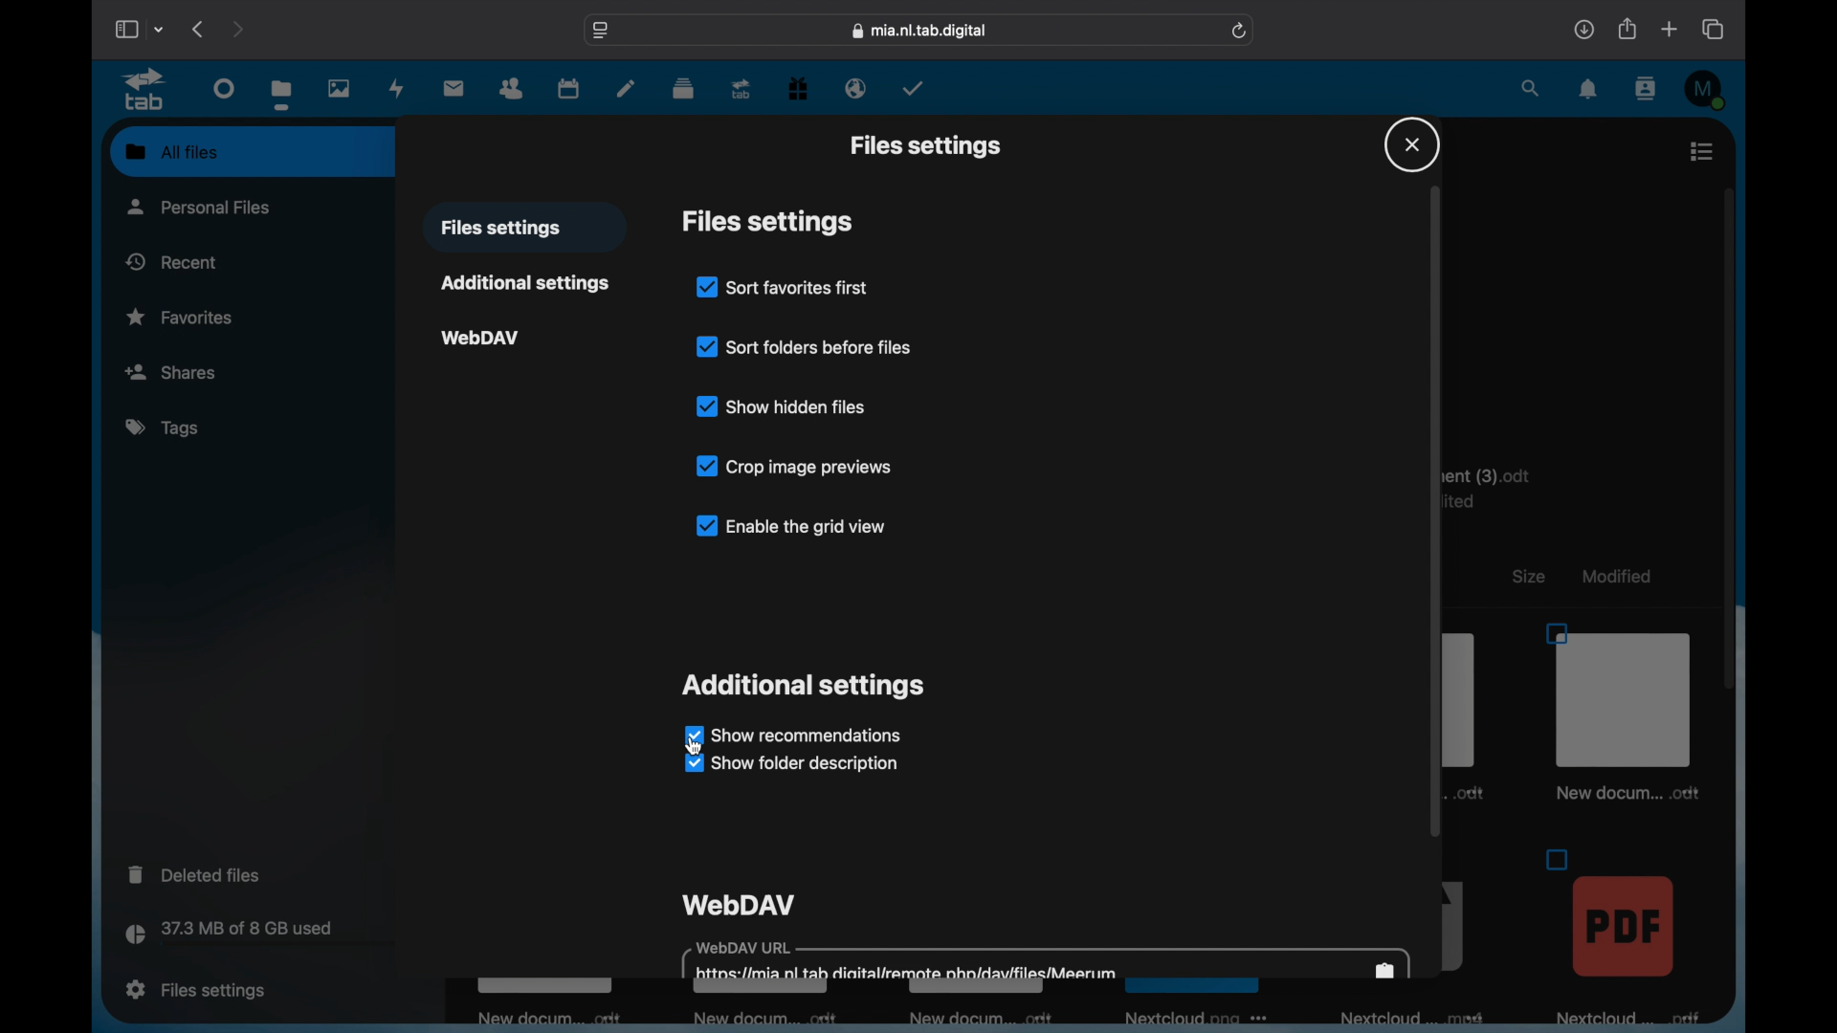 This screenshot has height=1033, width=1837. I want to click on scroll box, so click(1436, 513).